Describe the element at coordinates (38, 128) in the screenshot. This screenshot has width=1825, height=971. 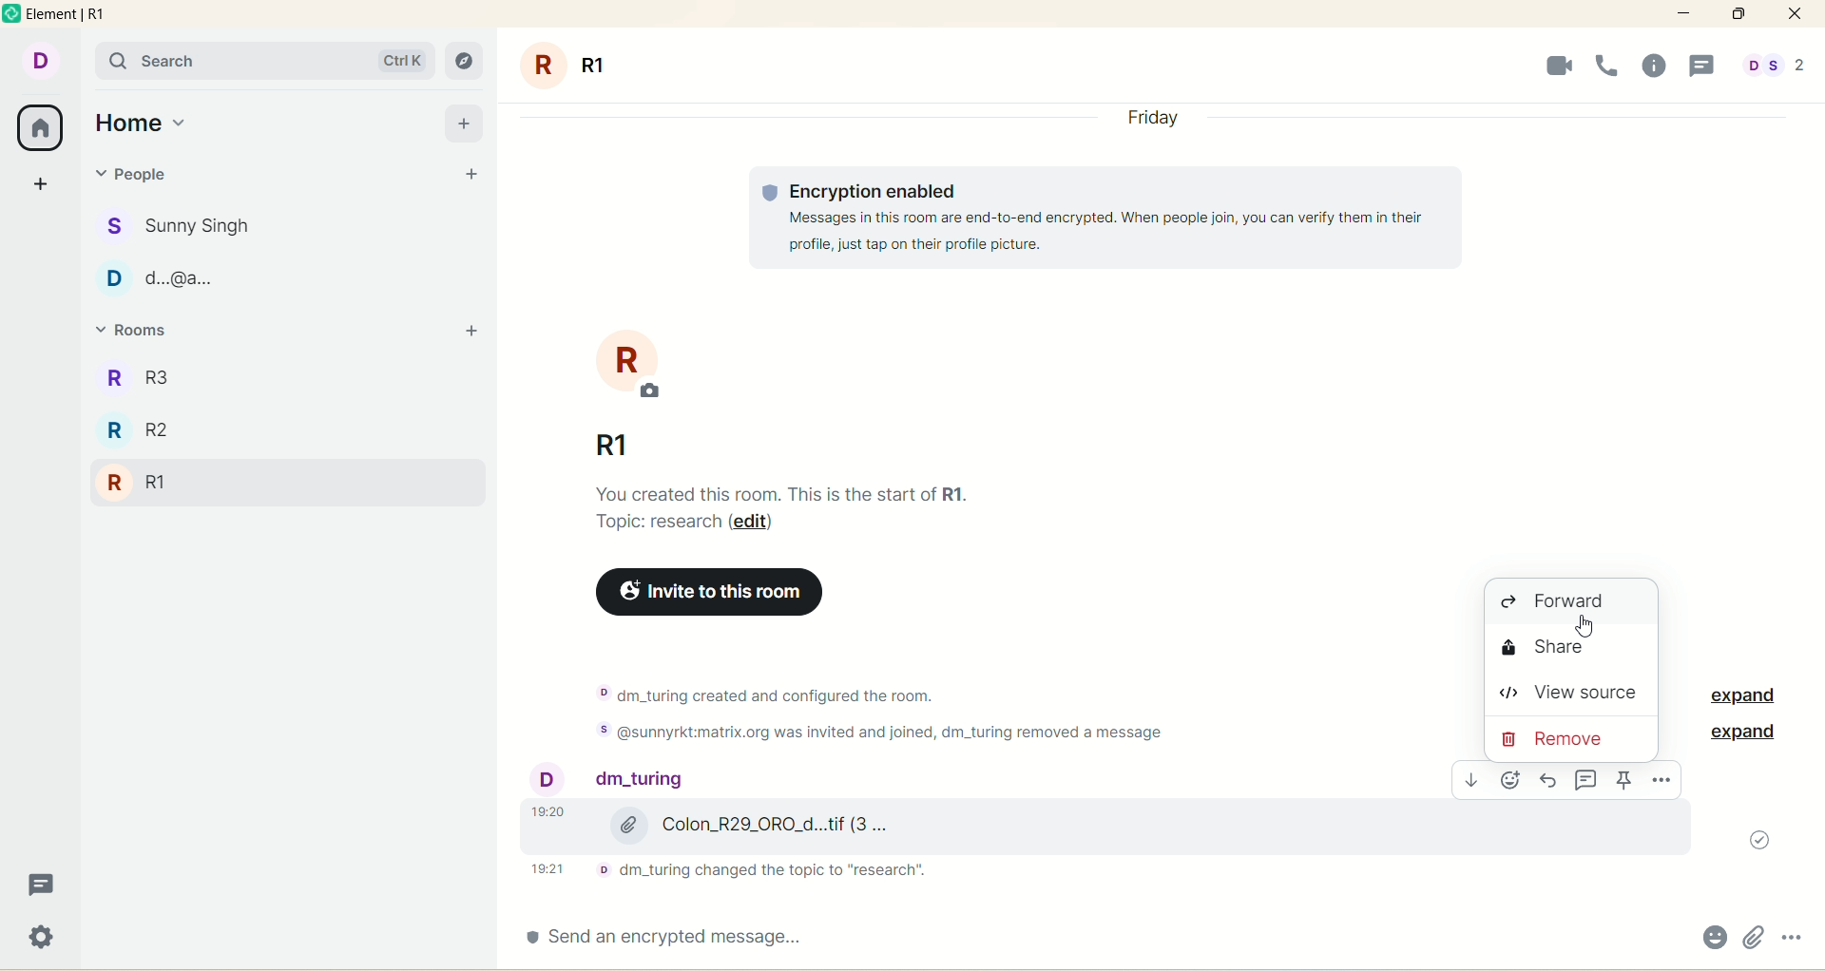
I see `all rooms` at that location.